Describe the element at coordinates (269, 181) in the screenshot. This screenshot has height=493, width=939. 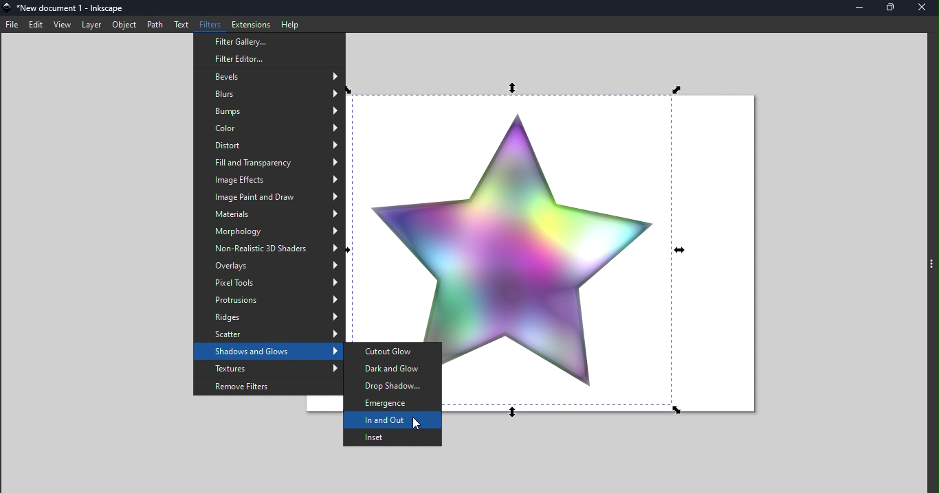
I see `Image effects` at that location.